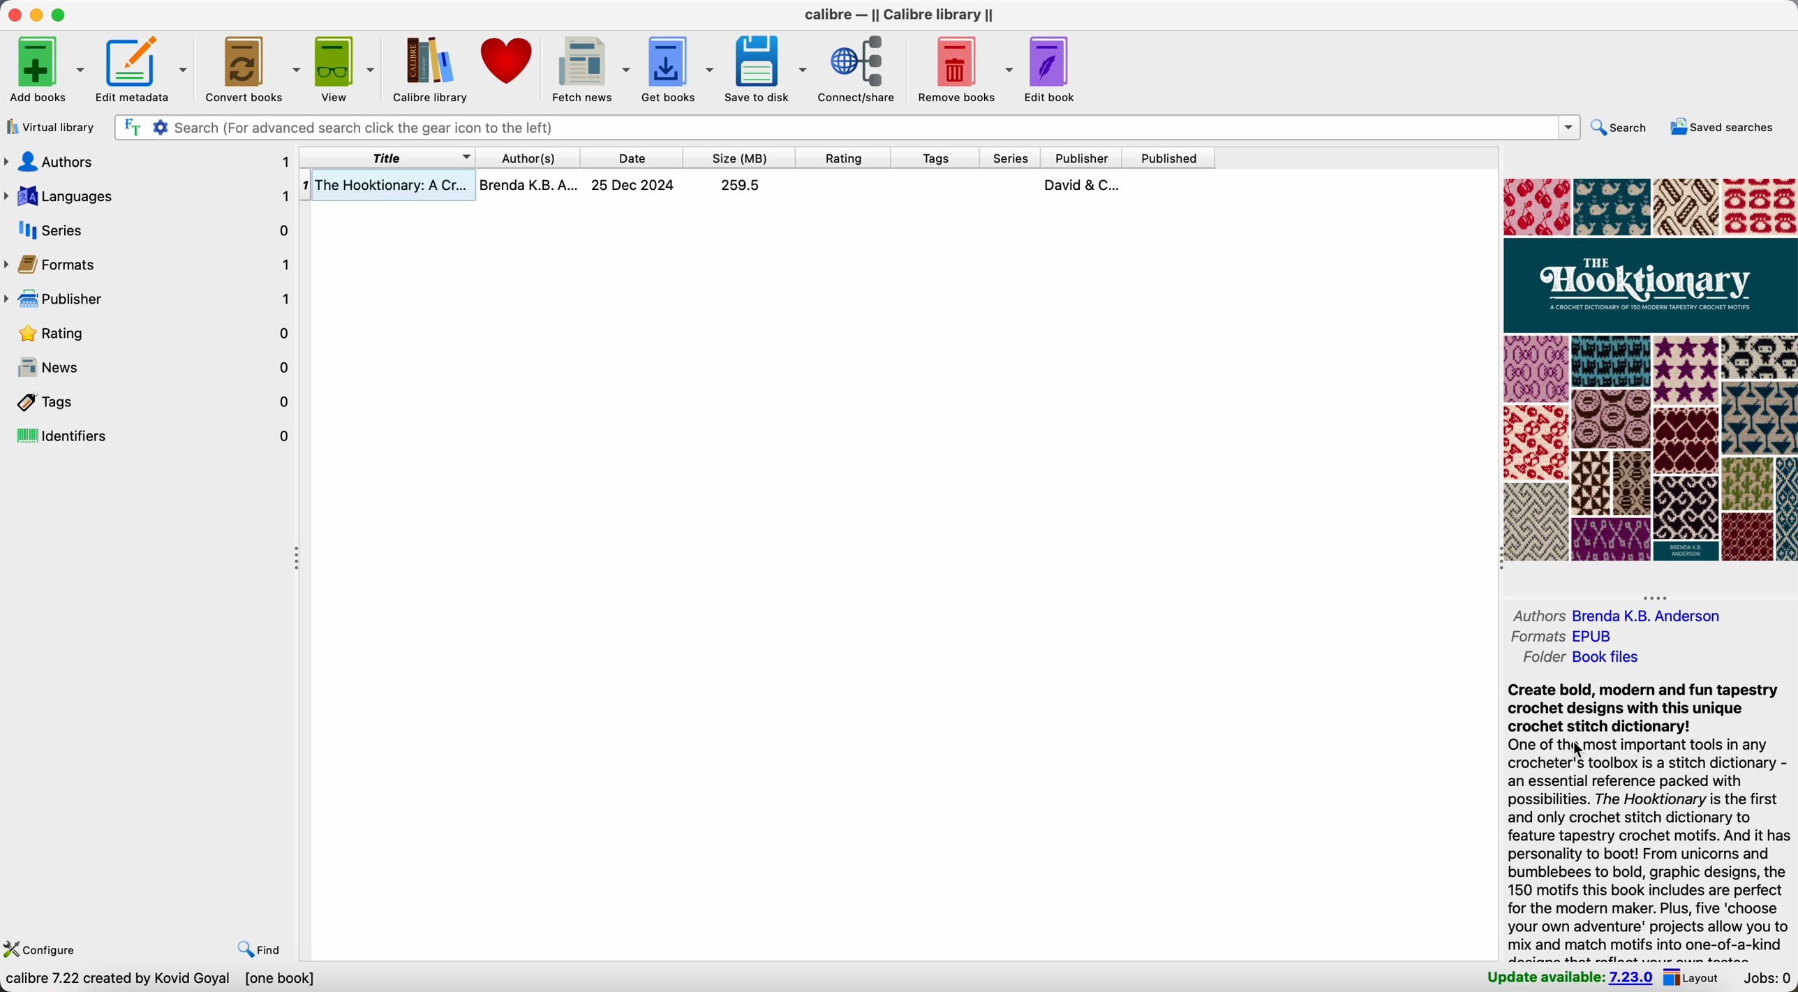 The image size is (1798, 992). I want to click on book, so click(759, 187).